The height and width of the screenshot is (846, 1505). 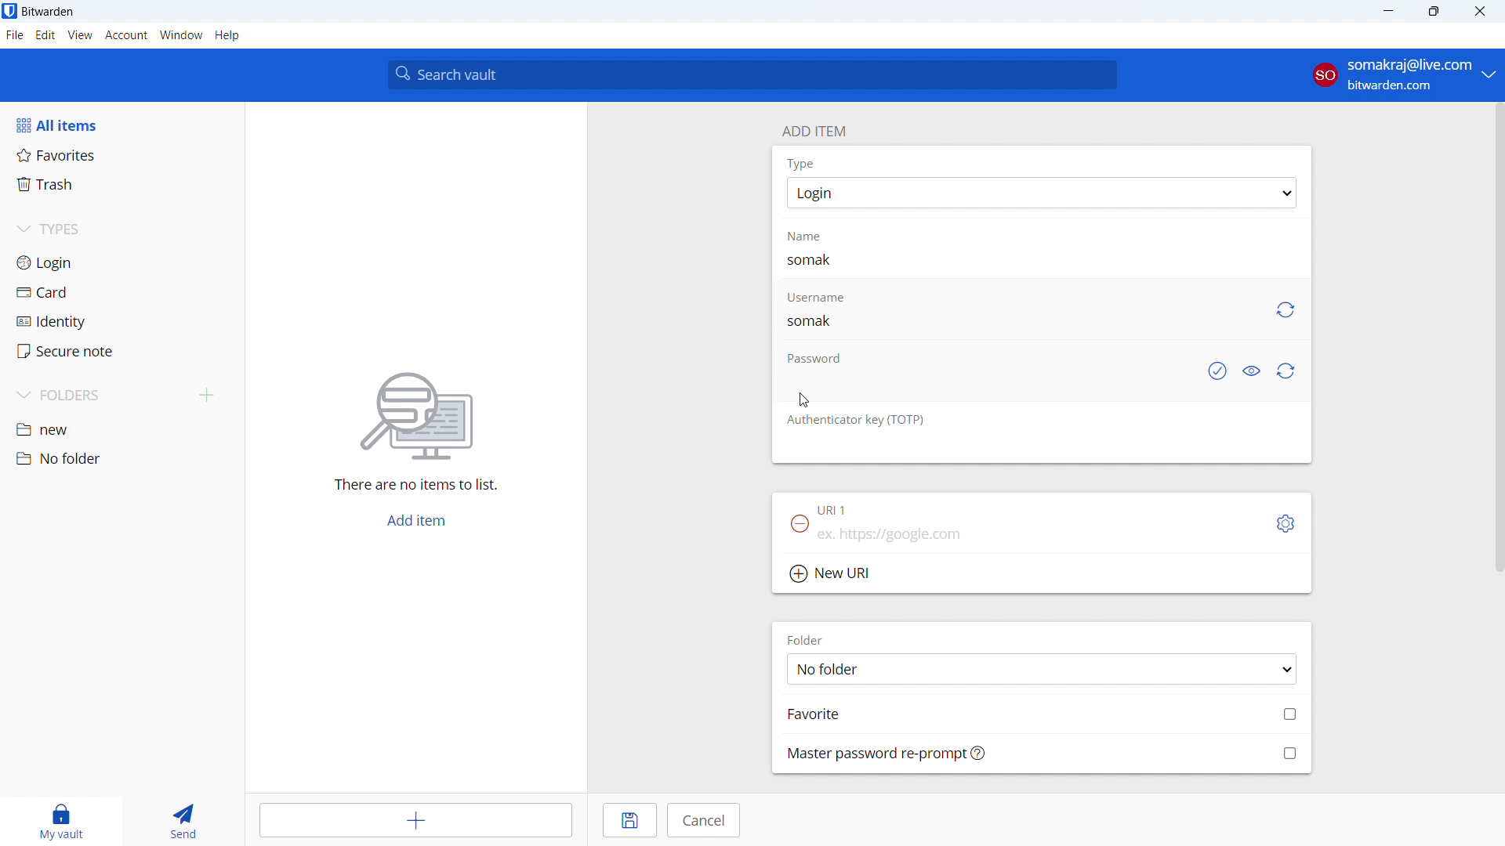 What do you see at coordinates (120, 458) in the screenshot?
I see `no folder` at bounding box center [120, 458].